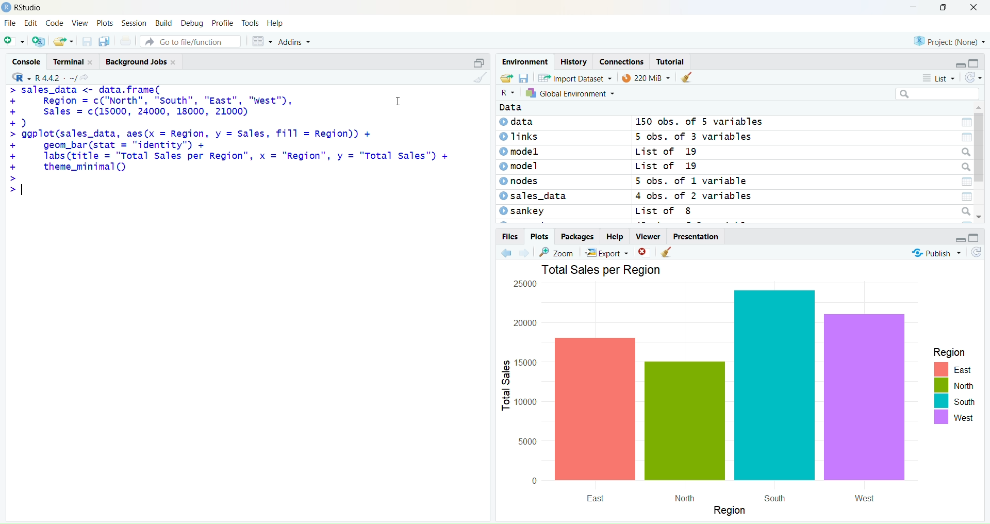 The width and height of the screenshot is (990, 524). Describe the element at coordinates (701, 400) in the screenshot. I see `bar graph` at that location.